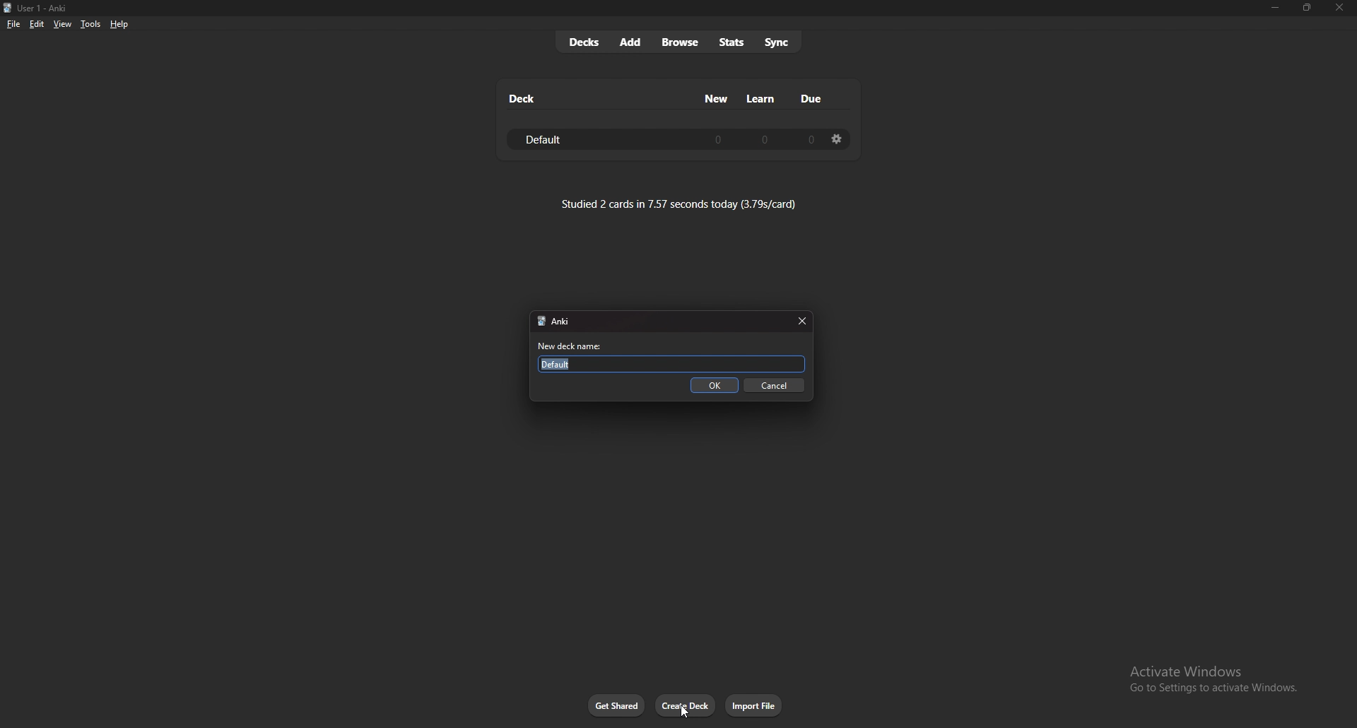  Describe the element at coordinates (62, 23) in the screenshot. I see `view` at that location.